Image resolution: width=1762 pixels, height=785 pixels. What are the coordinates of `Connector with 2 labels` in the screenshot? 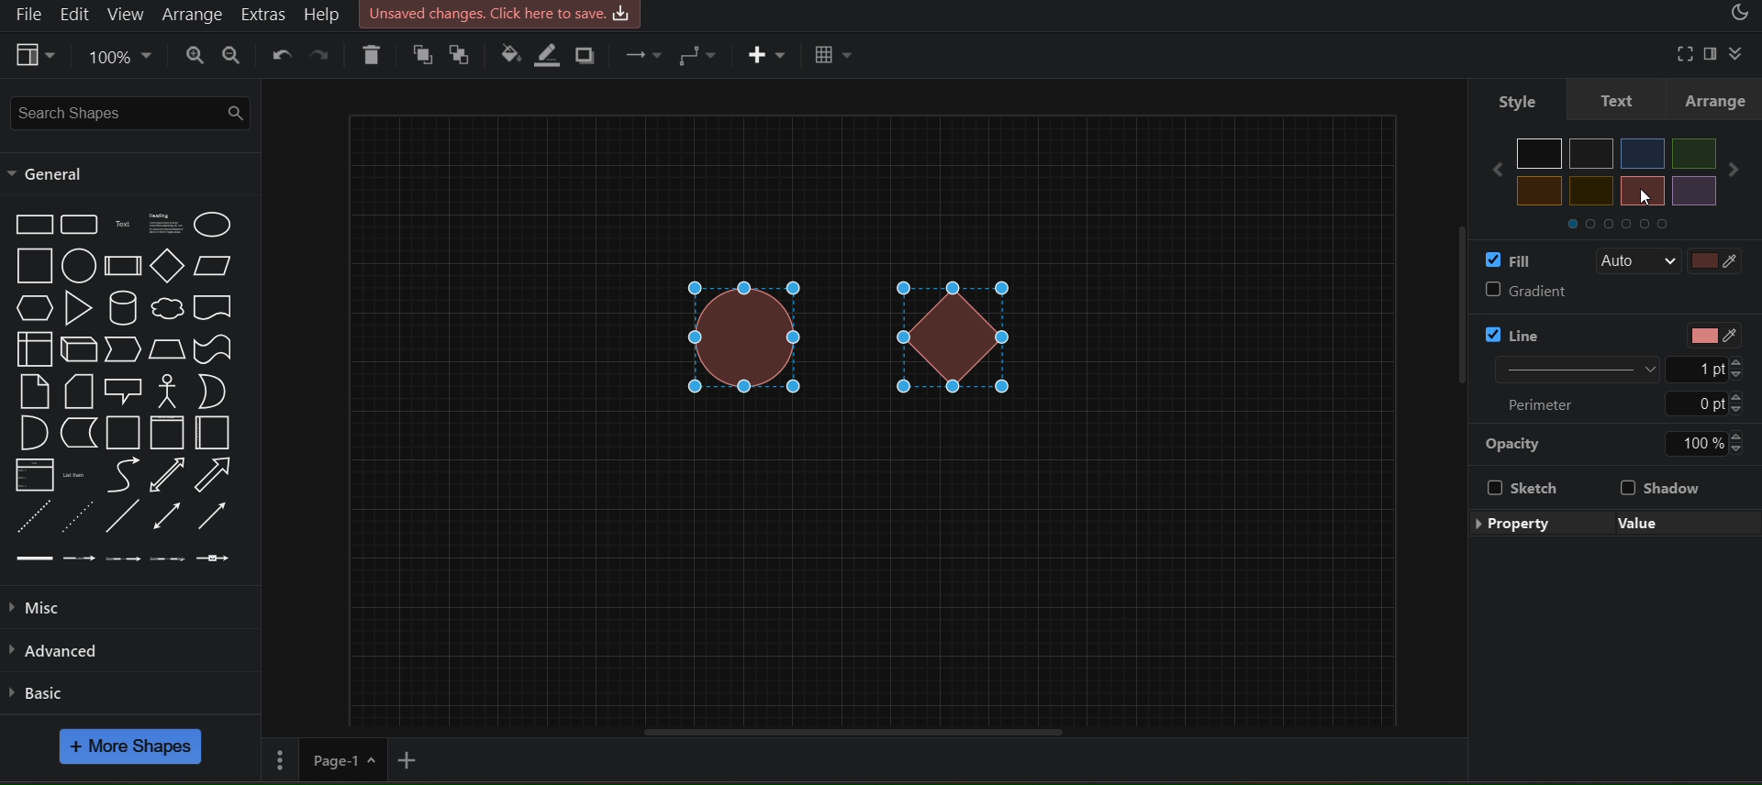 It's located at (123, 558).